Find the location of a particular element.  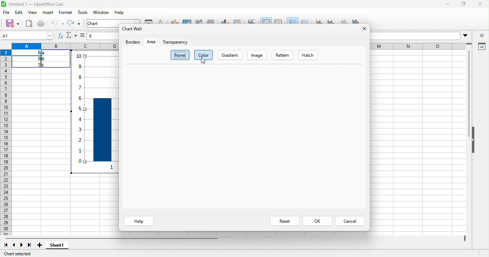

close is located at coordinates (365, 30).